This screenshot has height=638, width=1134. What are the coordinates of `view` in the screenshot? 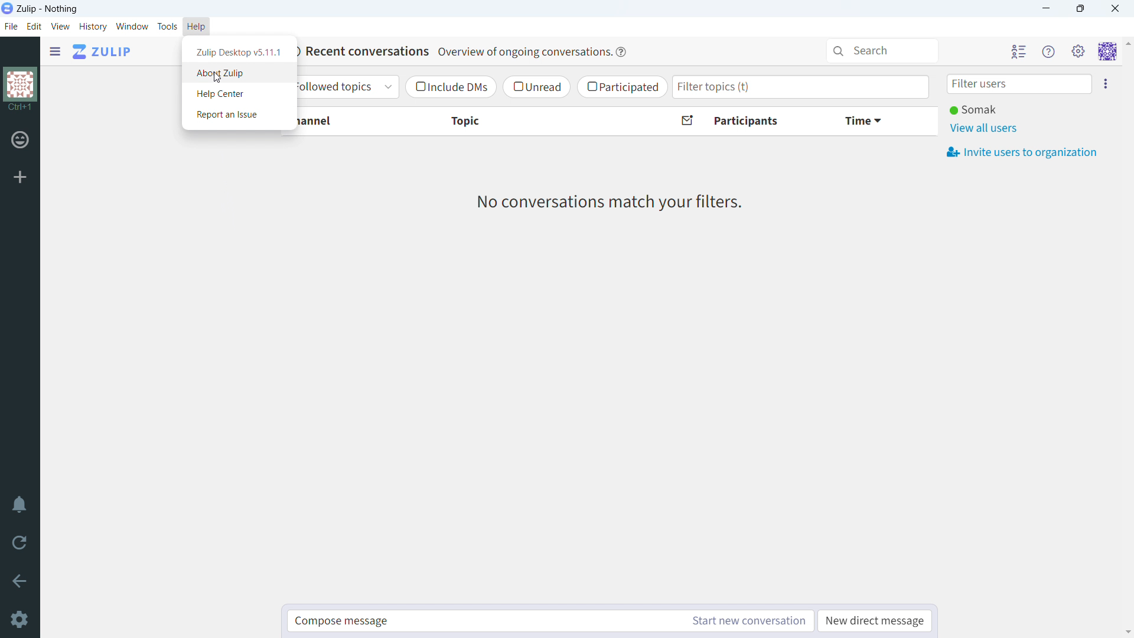 It's located at (61, 26).